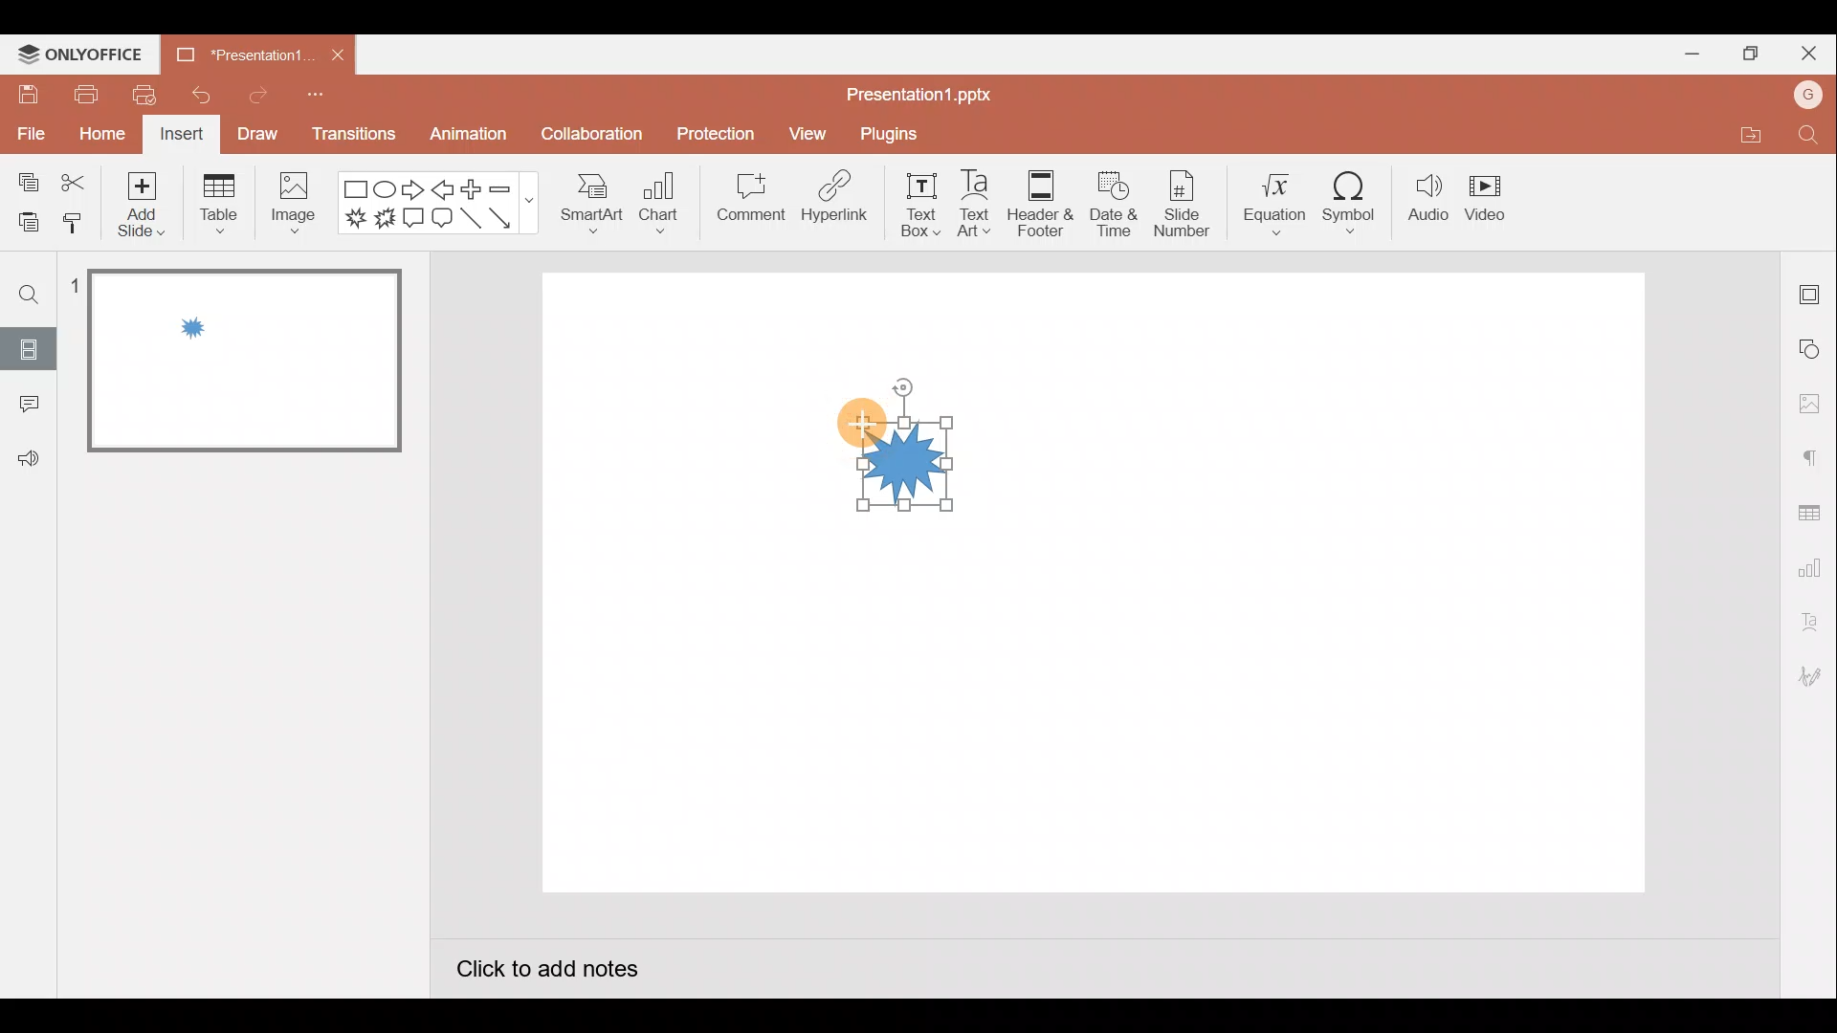 This screenshot has height=1033, width=1837. Describe the element at coordinates (1809, 618) in the screenshot. I see `Text Art settings` at that location.